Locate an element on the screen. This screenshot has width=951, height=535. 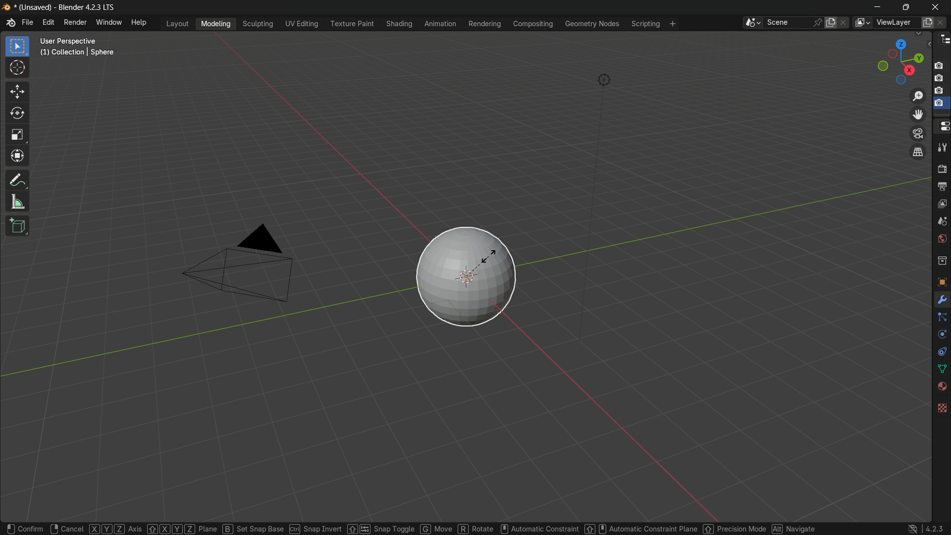
new scene is located at coordinates (831, 22).